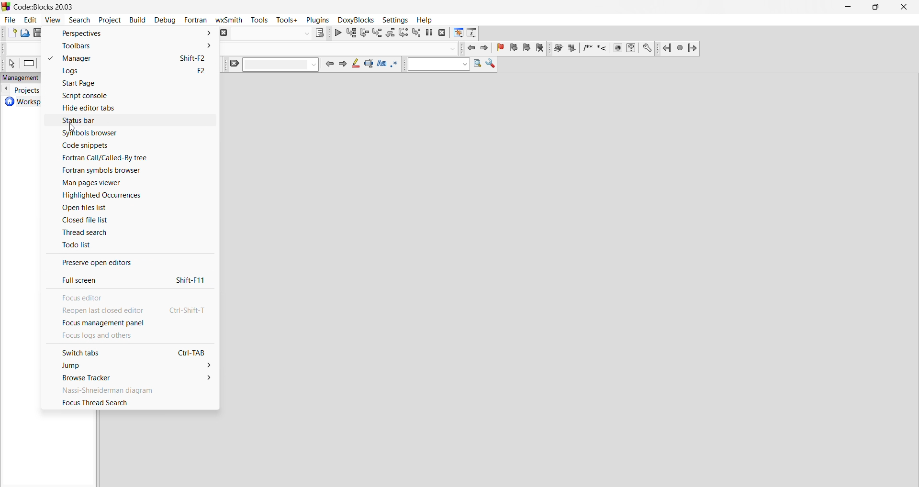  Describe the element at coordinates (131, 377) in the screenshot. I see `browse tracker` at that location.